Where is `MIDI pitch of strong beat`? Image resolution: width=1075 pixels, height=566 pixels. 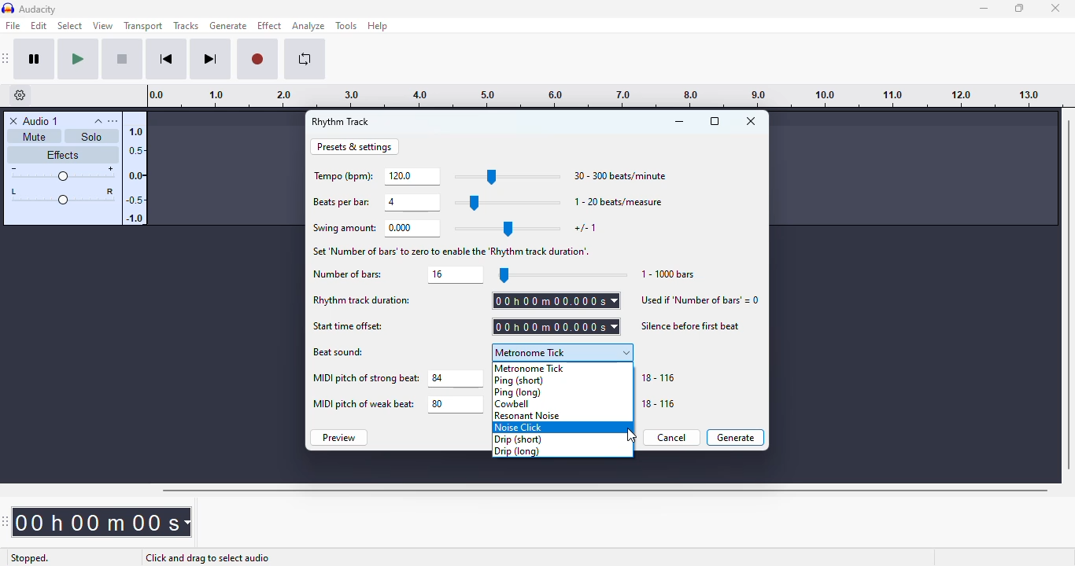
MIDI pitch of strong beat is located at coordinates (366, 378).